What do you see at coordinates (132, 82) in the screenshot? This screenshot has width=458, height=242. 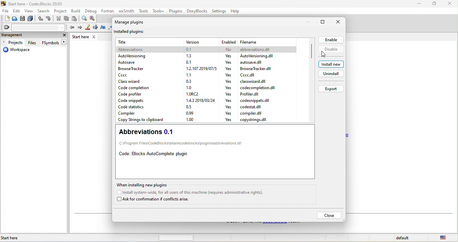 I see `class wizard` at bounding box center [132, 82].